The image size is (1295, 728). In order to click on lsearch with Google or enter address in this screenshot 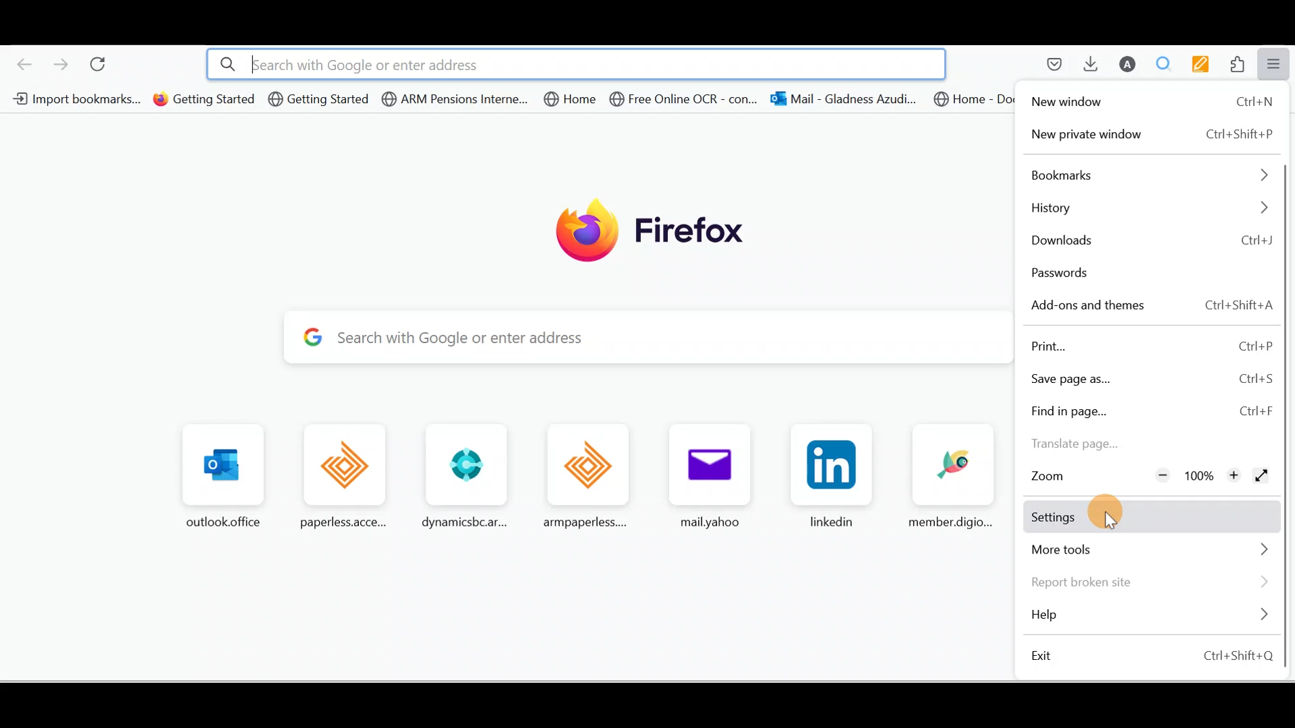, I will do `click(578, 65)`.